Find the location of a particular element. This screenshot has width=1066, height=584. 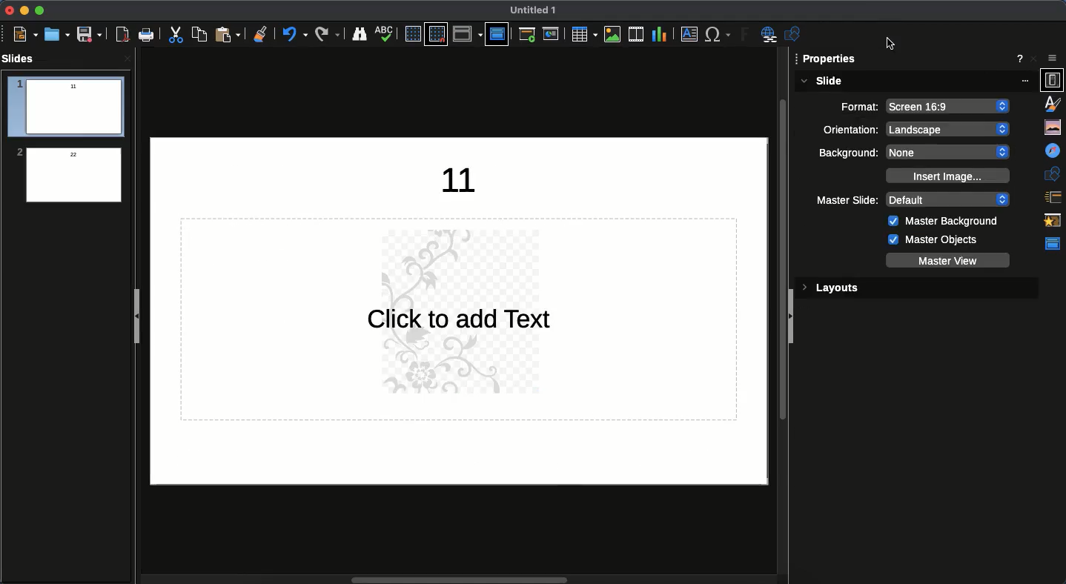

Collapse is located at coordinates (795, 317).